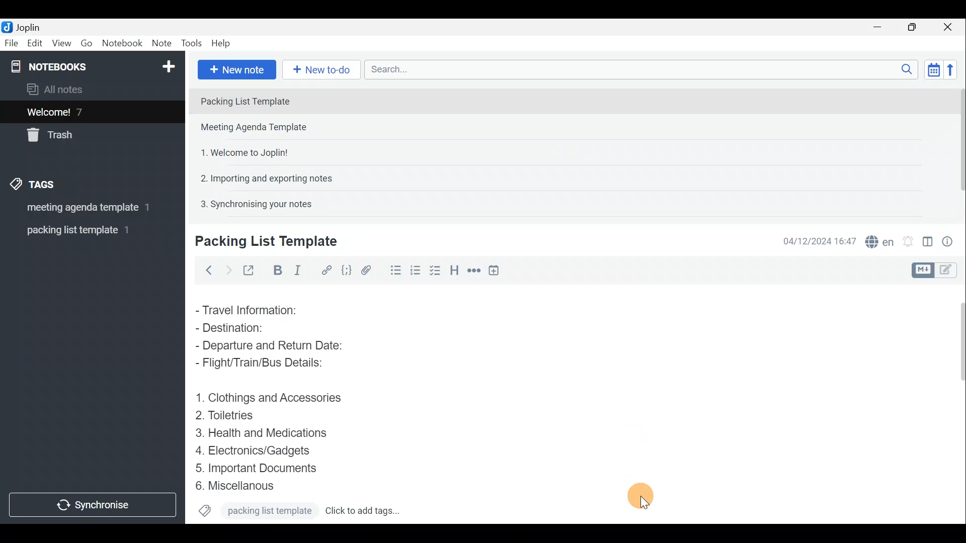 The height and width of the screenshot is (543, 966). Describe the element at coordinates (222, 44) in the screenshot. I see `Help` at that location.